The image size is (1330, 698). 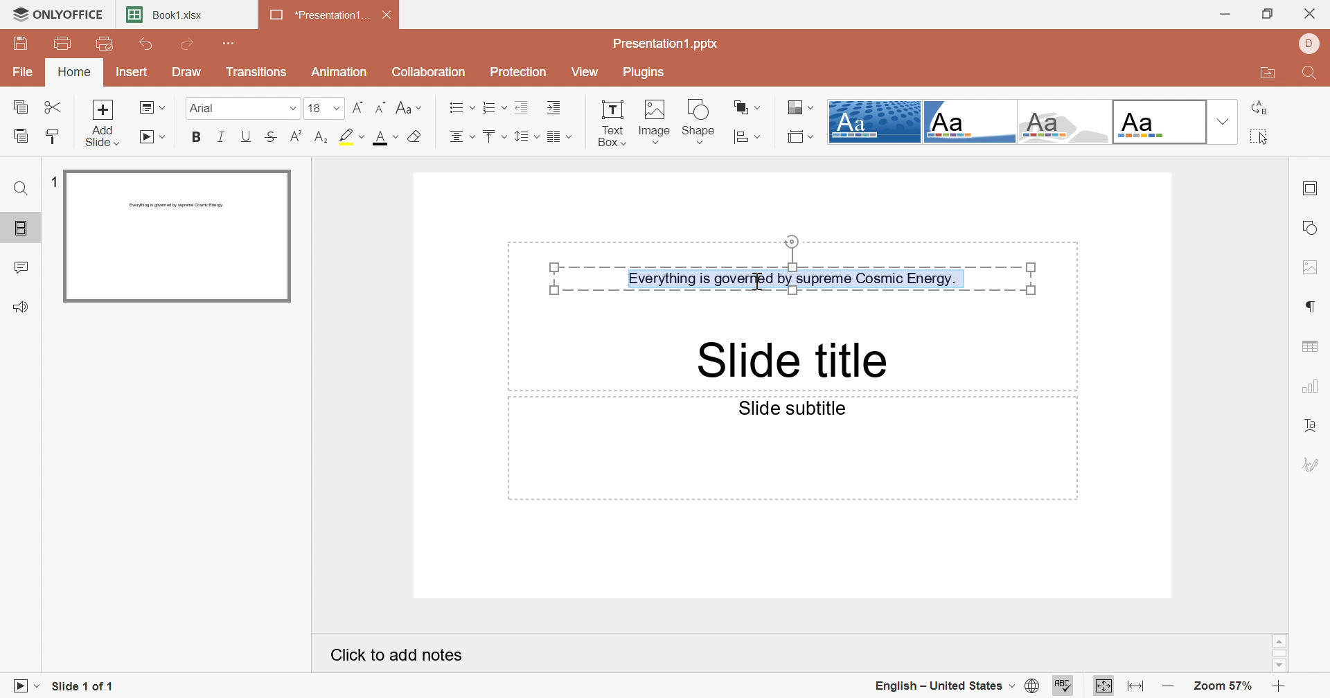 What do you see at coordinates (341, 71) in the screenshot?
I see `Animation` at bounding box center [341, 71].